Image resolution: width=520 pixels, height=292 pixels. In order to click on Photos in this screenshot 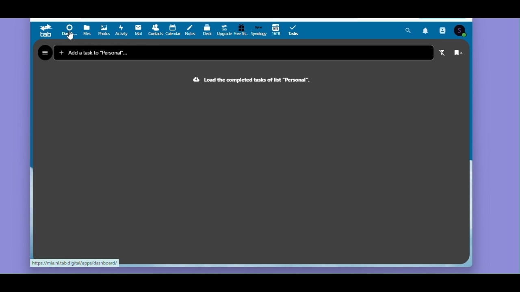, I will do `click(104, 30)`.